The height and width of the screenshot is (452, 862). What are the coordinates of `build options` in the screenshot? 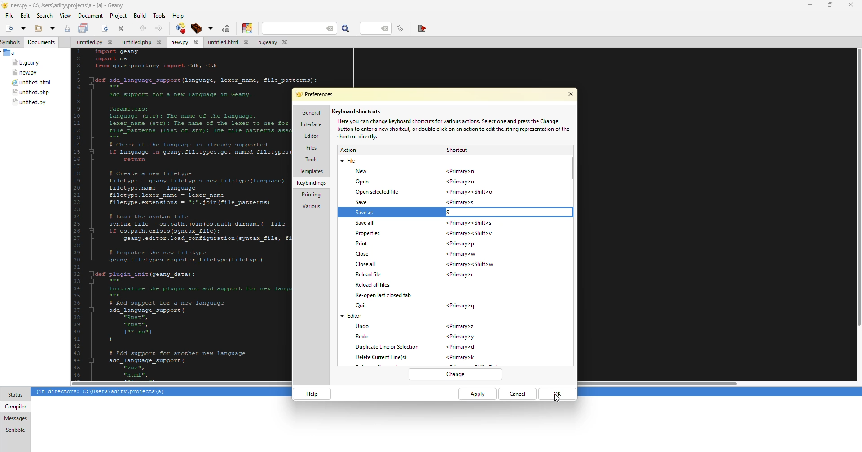 It's located at (209, 28).